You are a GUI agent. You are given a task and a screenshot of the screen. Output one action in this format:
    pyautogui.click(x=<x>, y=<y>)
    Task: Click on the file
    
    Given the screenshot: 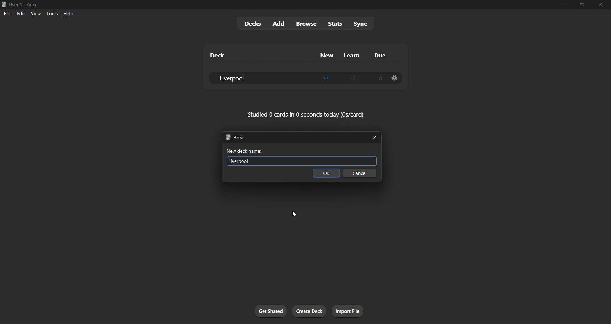 What is the action you would take?
    pyautogui.click(x=7, y=13)
    